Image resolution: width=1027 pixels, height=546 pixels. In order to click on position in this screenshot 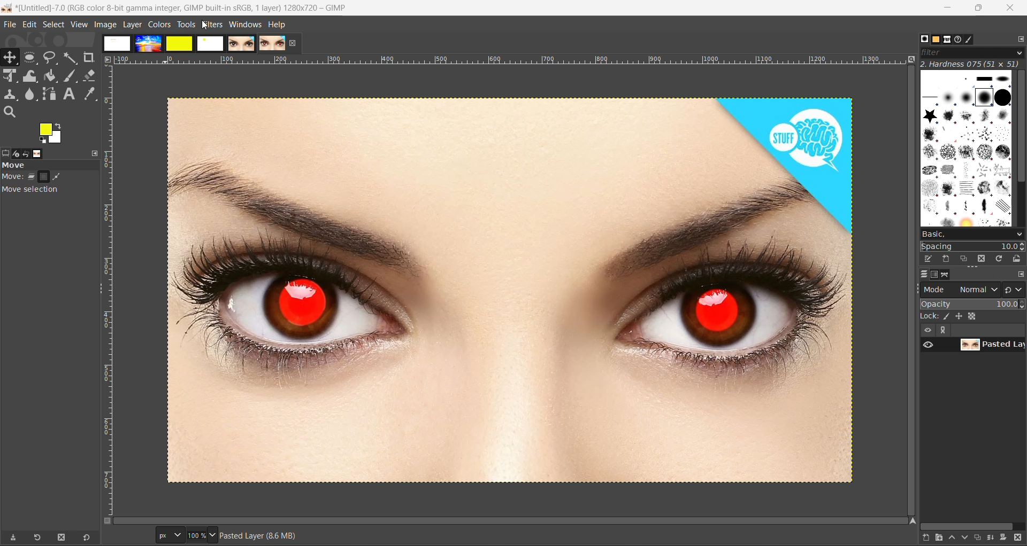, I will do `click(960, 316)`.